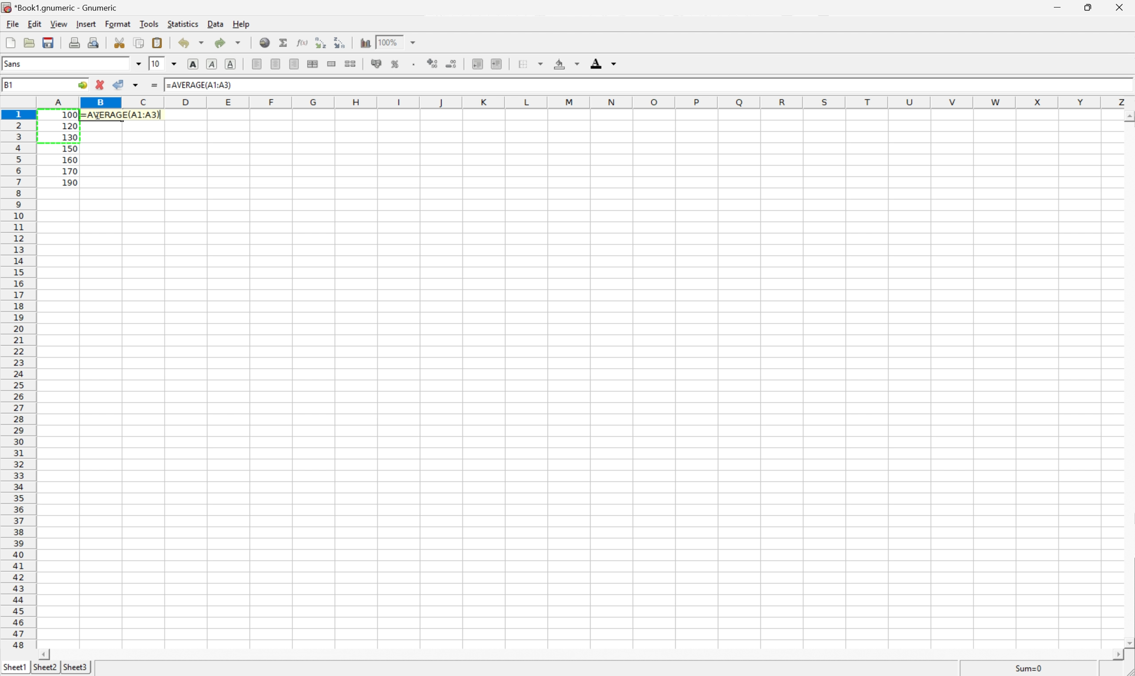  I want to click on Copy the selection, so click(139, 43).